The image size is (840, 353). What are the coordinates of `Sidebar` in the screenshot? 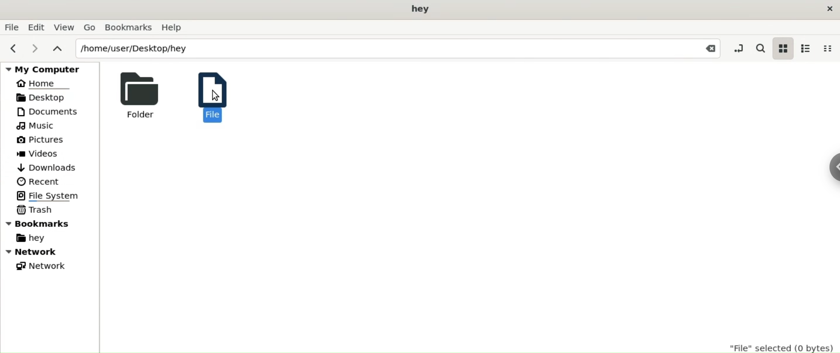 It's located at (831, 176).